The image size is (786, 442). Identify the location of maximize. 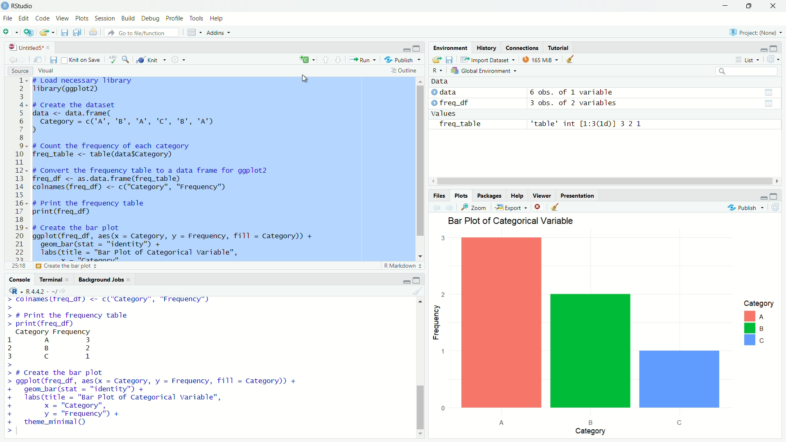
(751, 7).